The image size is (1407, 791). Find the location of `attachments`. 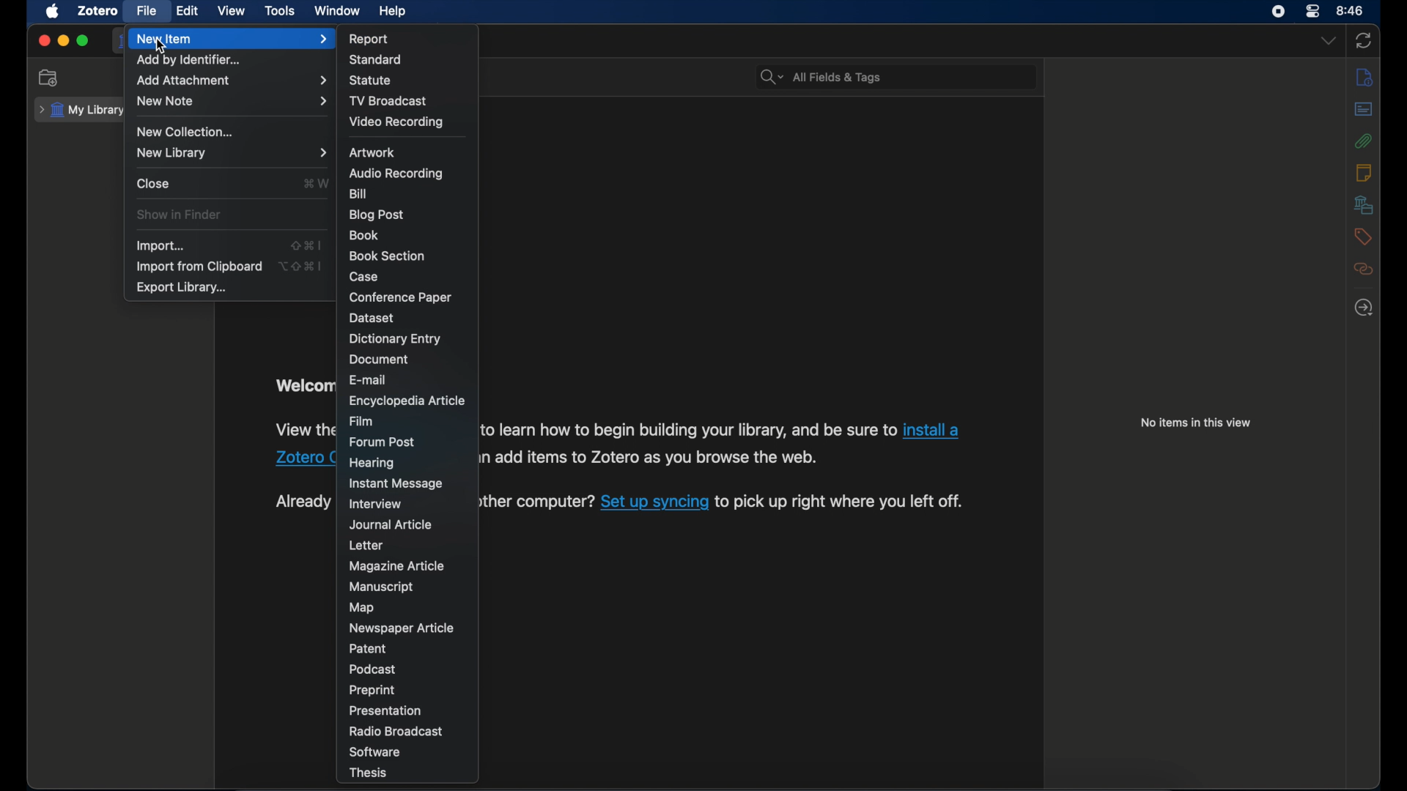

attachments is located at coordinates (1363, 141).